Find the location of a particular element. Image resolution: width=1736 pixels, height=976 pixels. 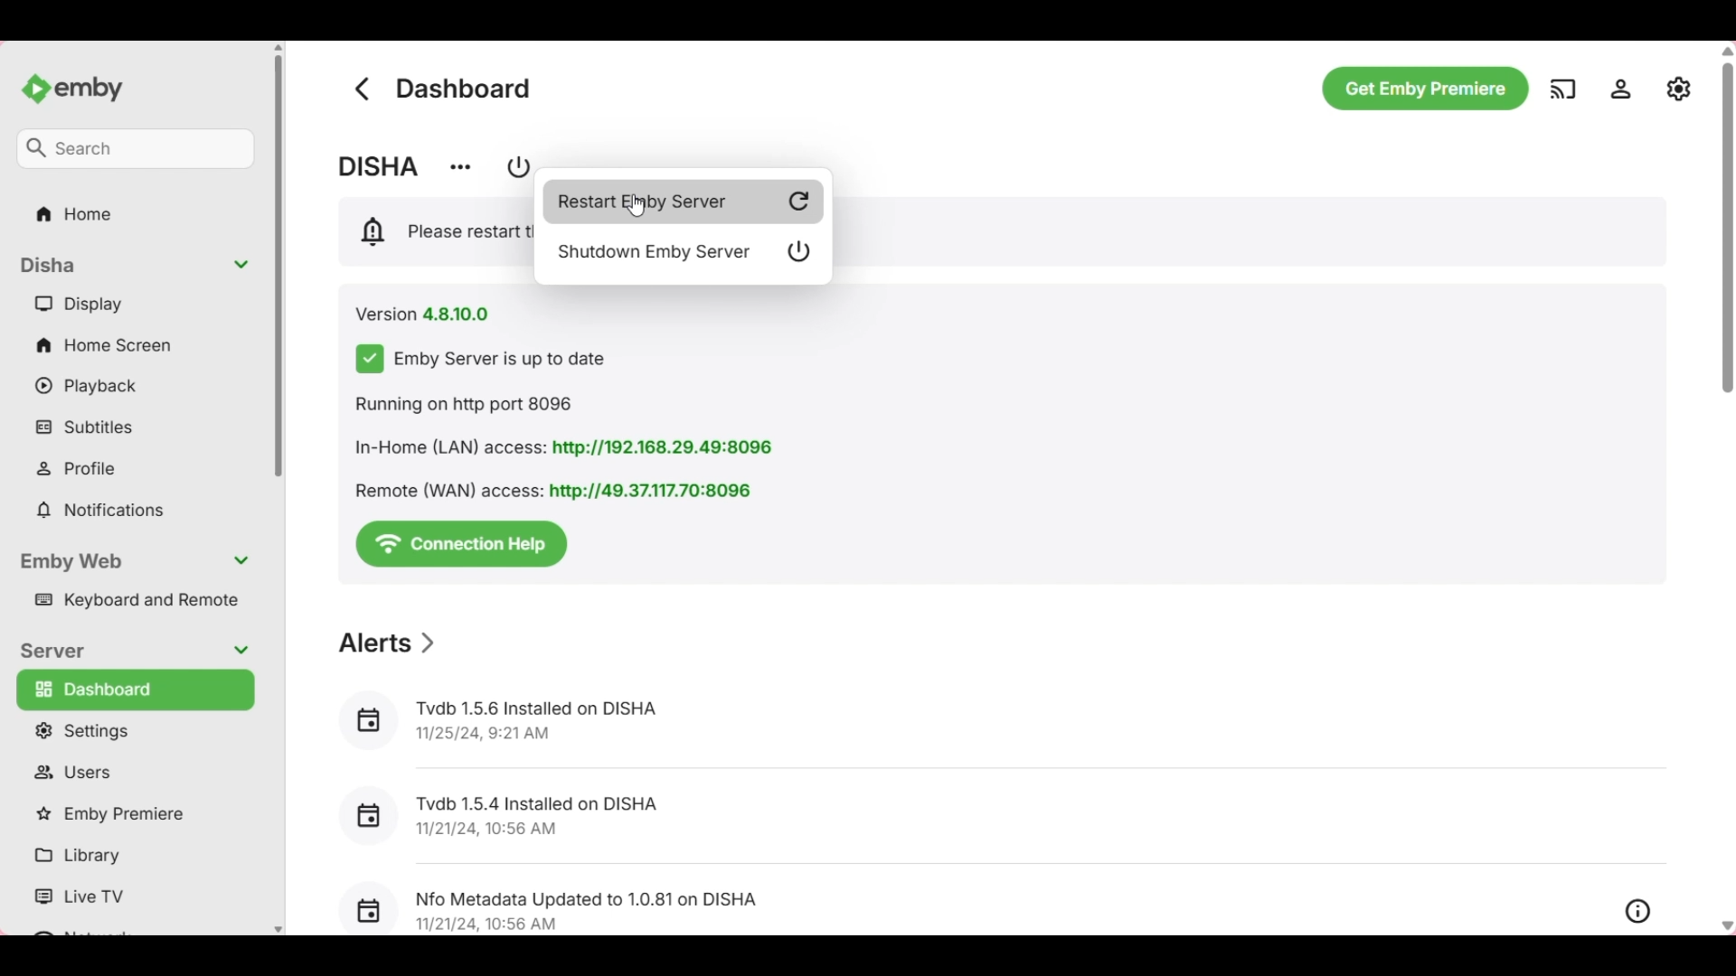

Section title is located at coordinates (389, 643).